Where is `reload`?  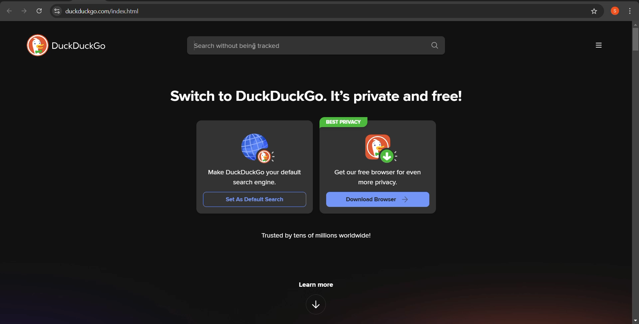
reload is located at coordinates (39, 12).